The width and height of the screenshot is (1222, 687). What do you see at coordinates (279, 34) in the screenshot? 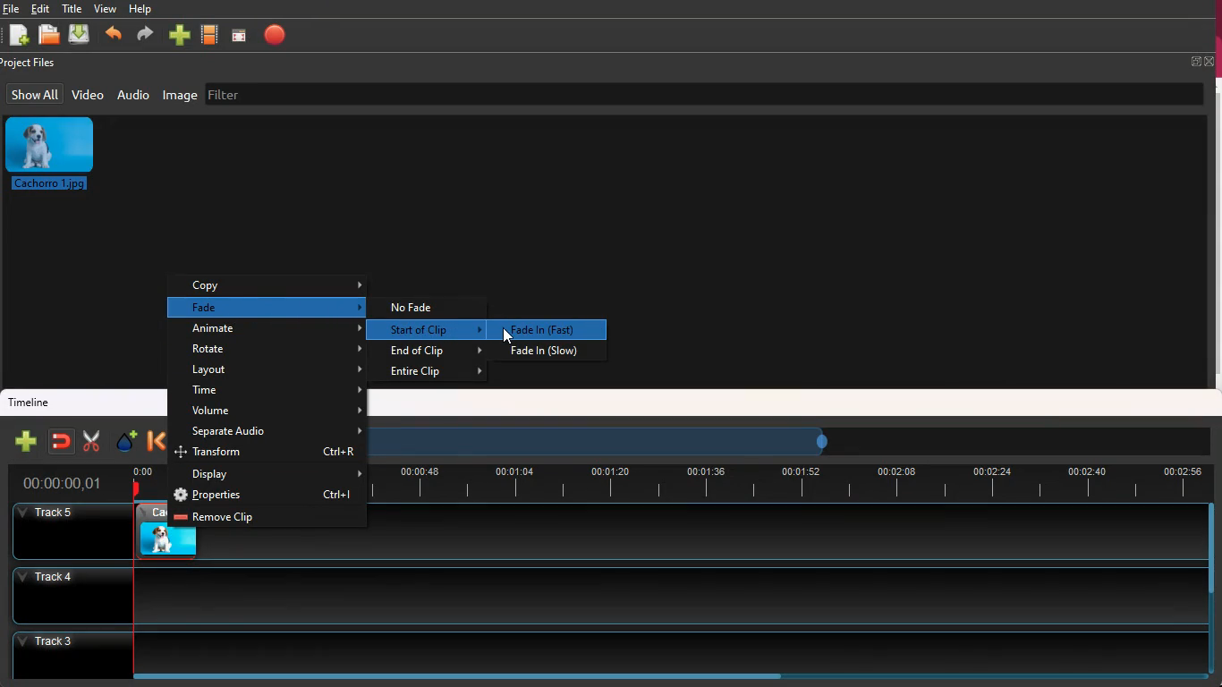
I see `stop` at bounding box center [279, 34].